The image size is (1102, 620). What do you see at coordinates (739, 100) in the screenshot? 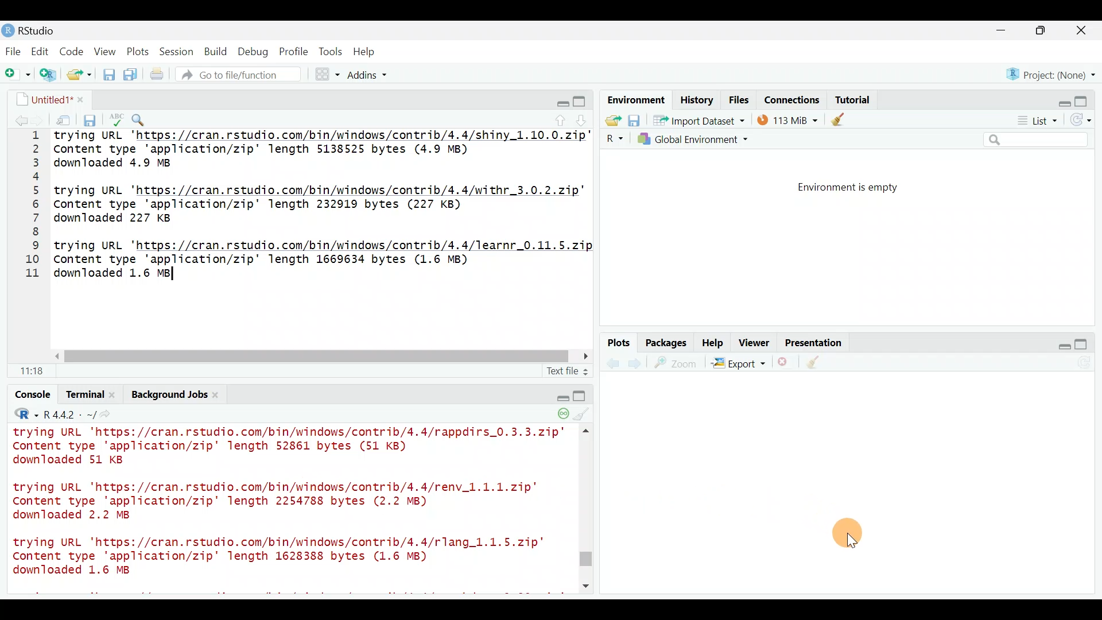
I see `Files` at bounding box center [739, 100].